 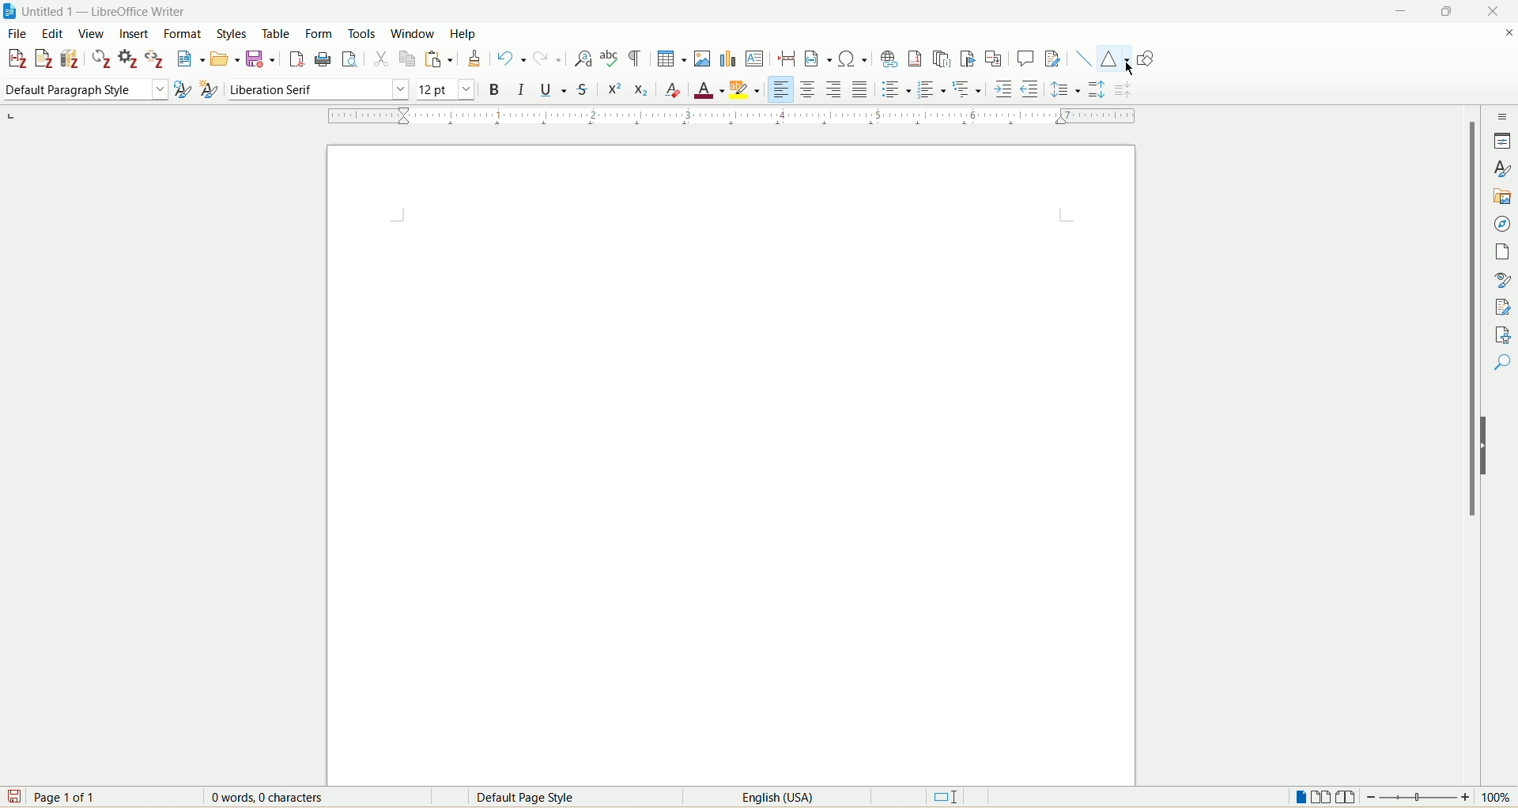 I want to click on export as pdf, so click(x=295, y=60).